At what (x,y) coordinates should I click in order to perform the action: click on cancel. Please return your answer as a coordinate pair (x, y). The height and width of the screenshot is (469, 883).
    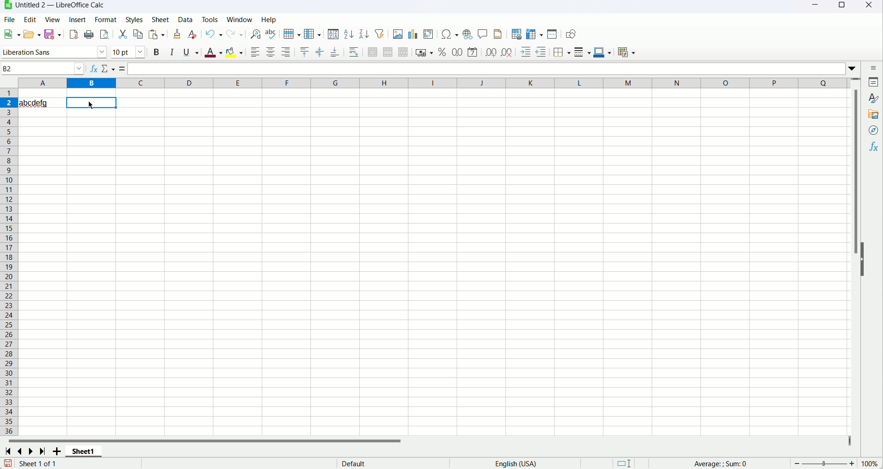
    Looking at the image, I should click on (106, 68).